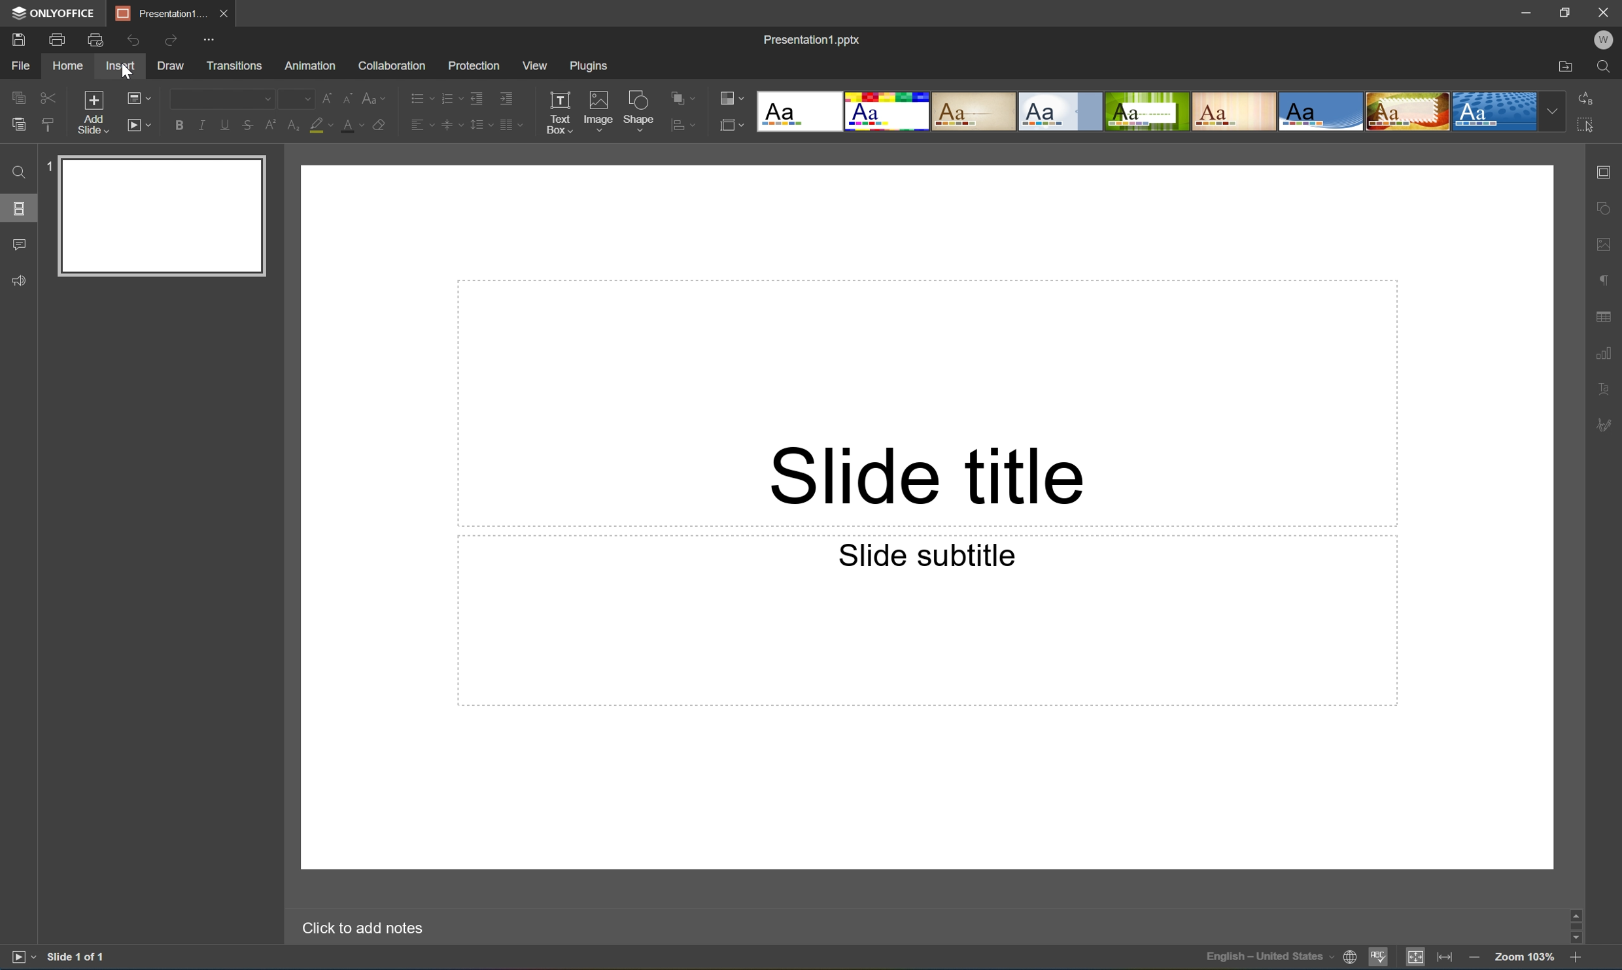 The width and height of the screenshot is (1622, 970). Describe the element at coordinates (1147, 112) in the screenshot. I see `Type of slides` at that location.